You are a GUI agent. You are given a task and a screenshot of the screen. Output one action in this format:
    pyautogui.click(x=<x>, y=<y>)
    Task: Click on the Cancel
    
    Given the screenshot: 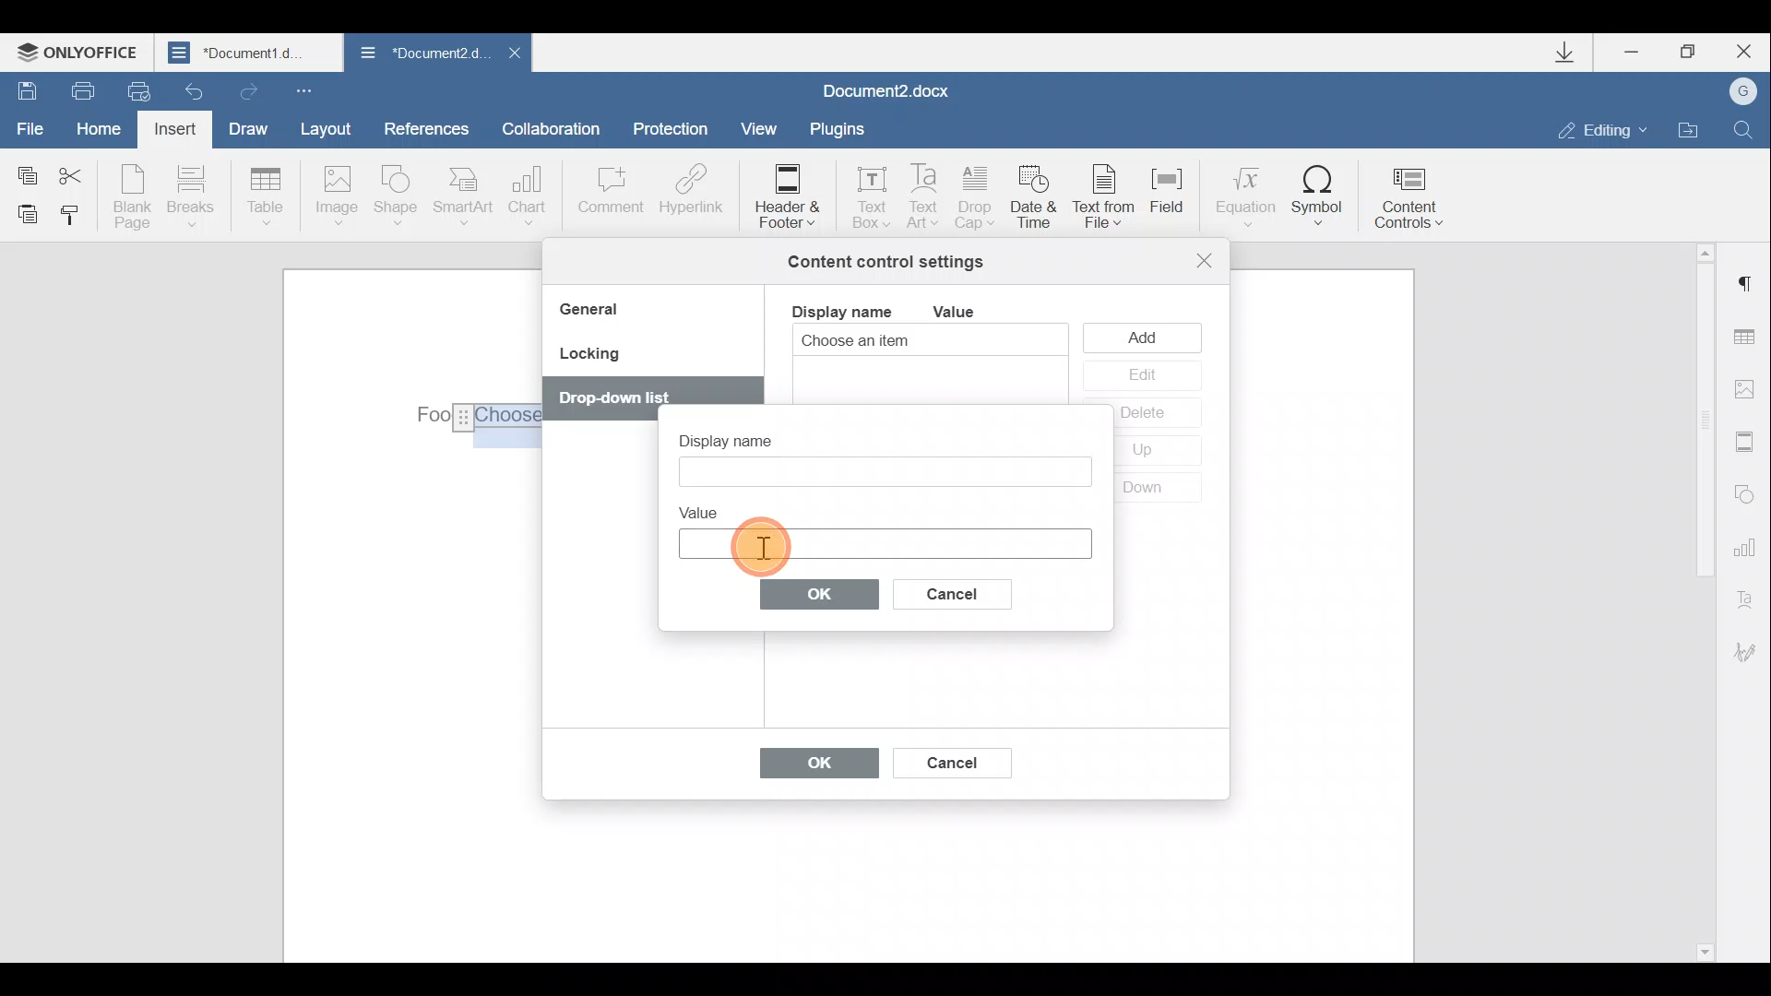 What is the action you would take?
    pyautogui.click(x=950, y=759)
    